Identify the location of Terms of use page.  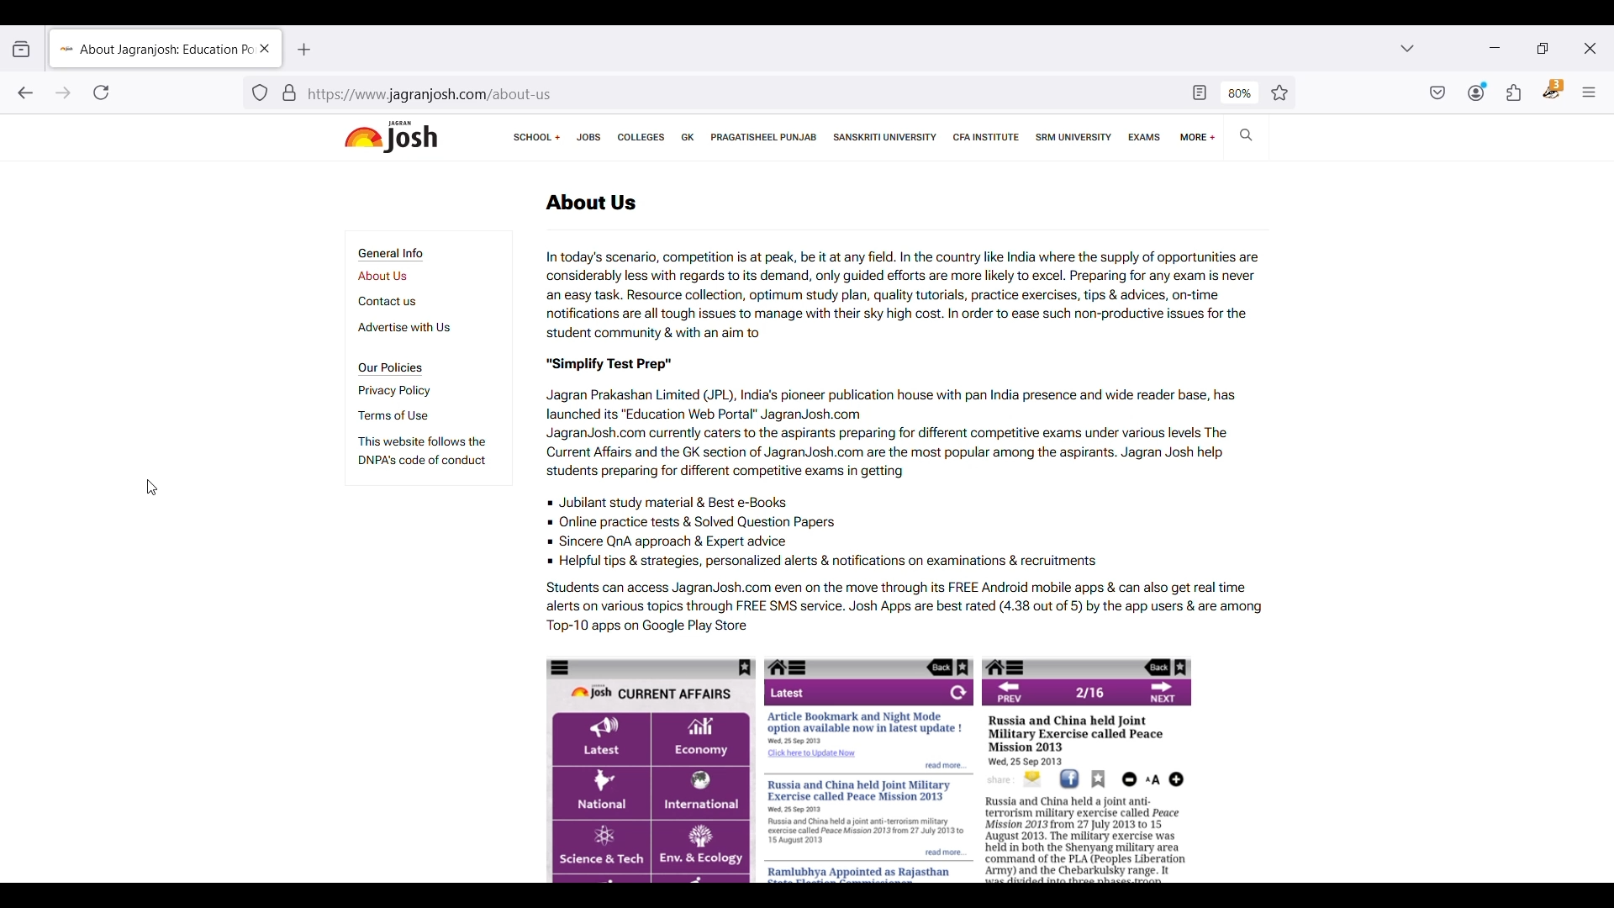
(393, 415).